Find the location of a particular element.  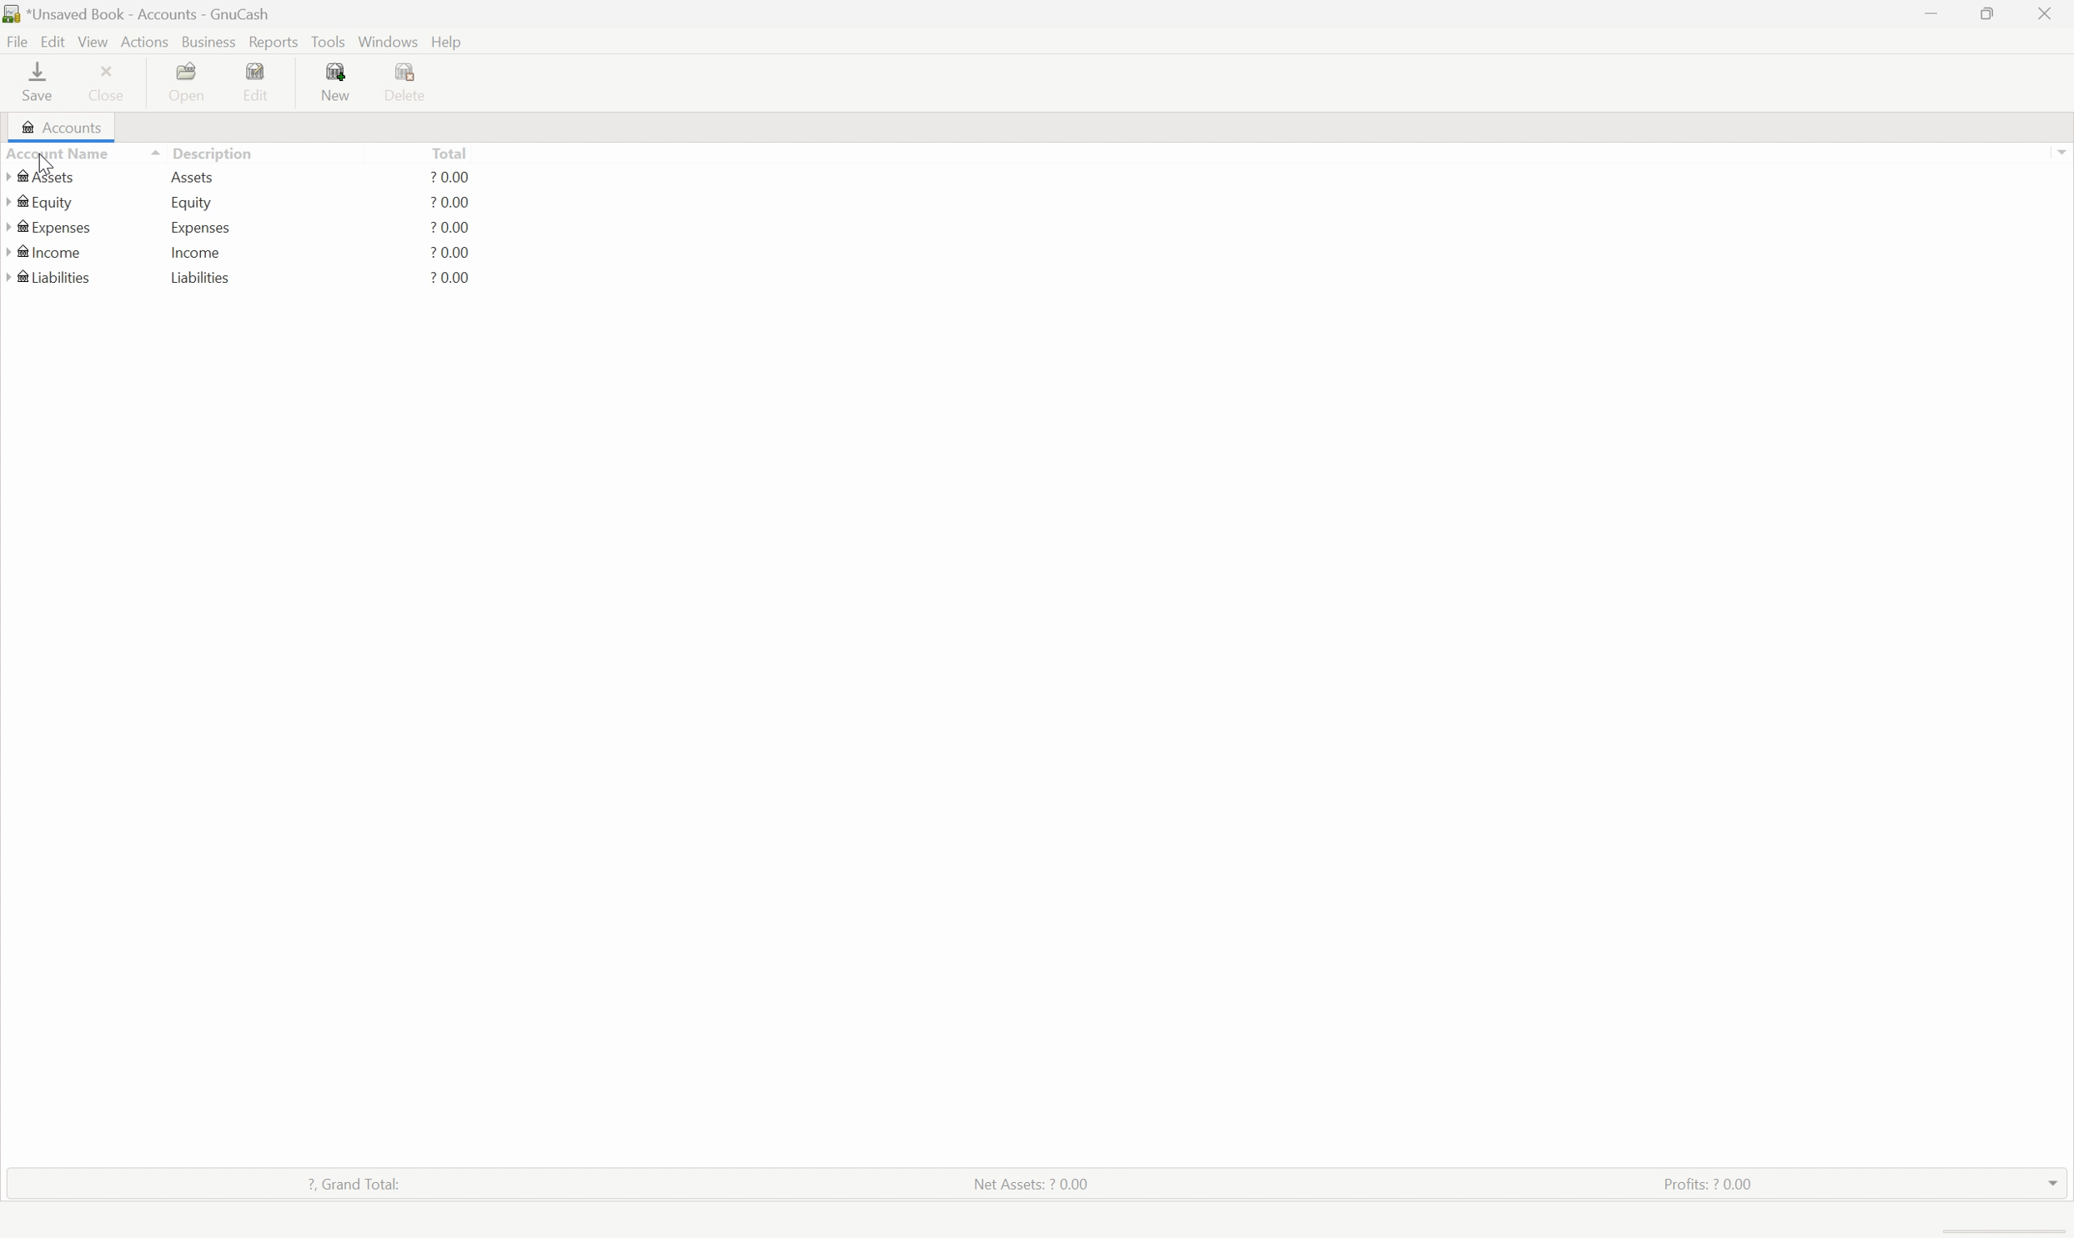

Total is located at coordinates (449, 152).